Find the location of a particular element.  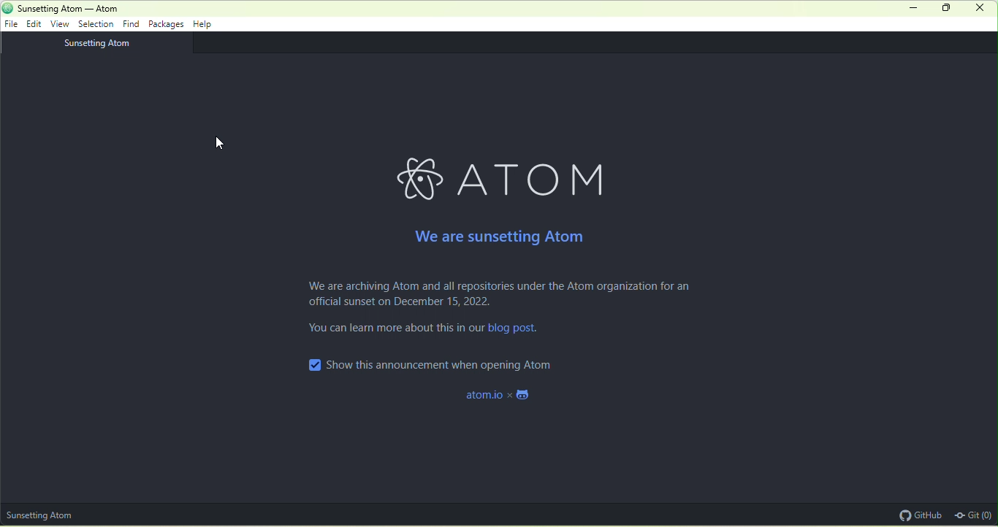

minimize is located at coordinates (911, 9).